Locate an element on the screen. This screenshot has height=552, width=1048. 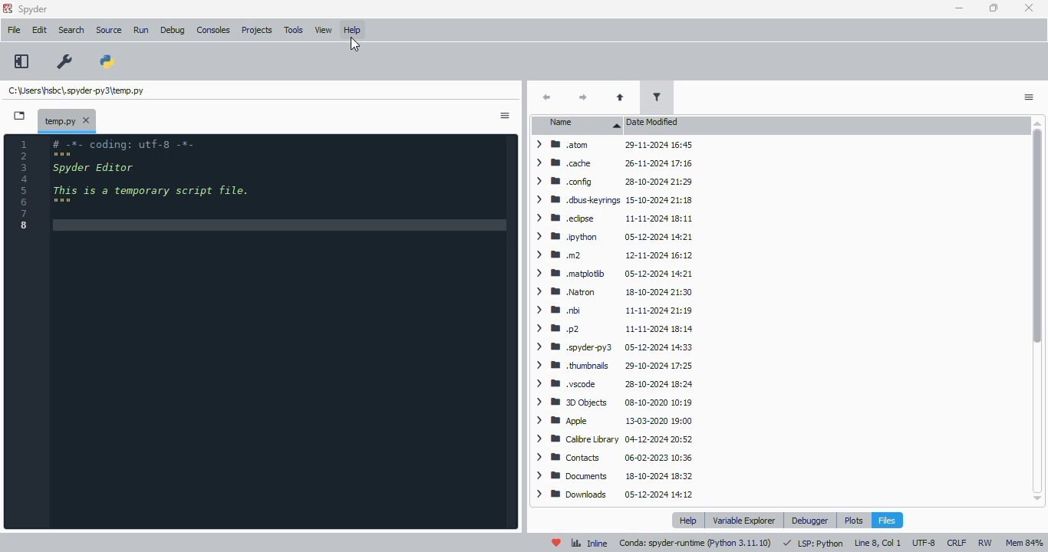
plots is located at coordinates (854, 520).